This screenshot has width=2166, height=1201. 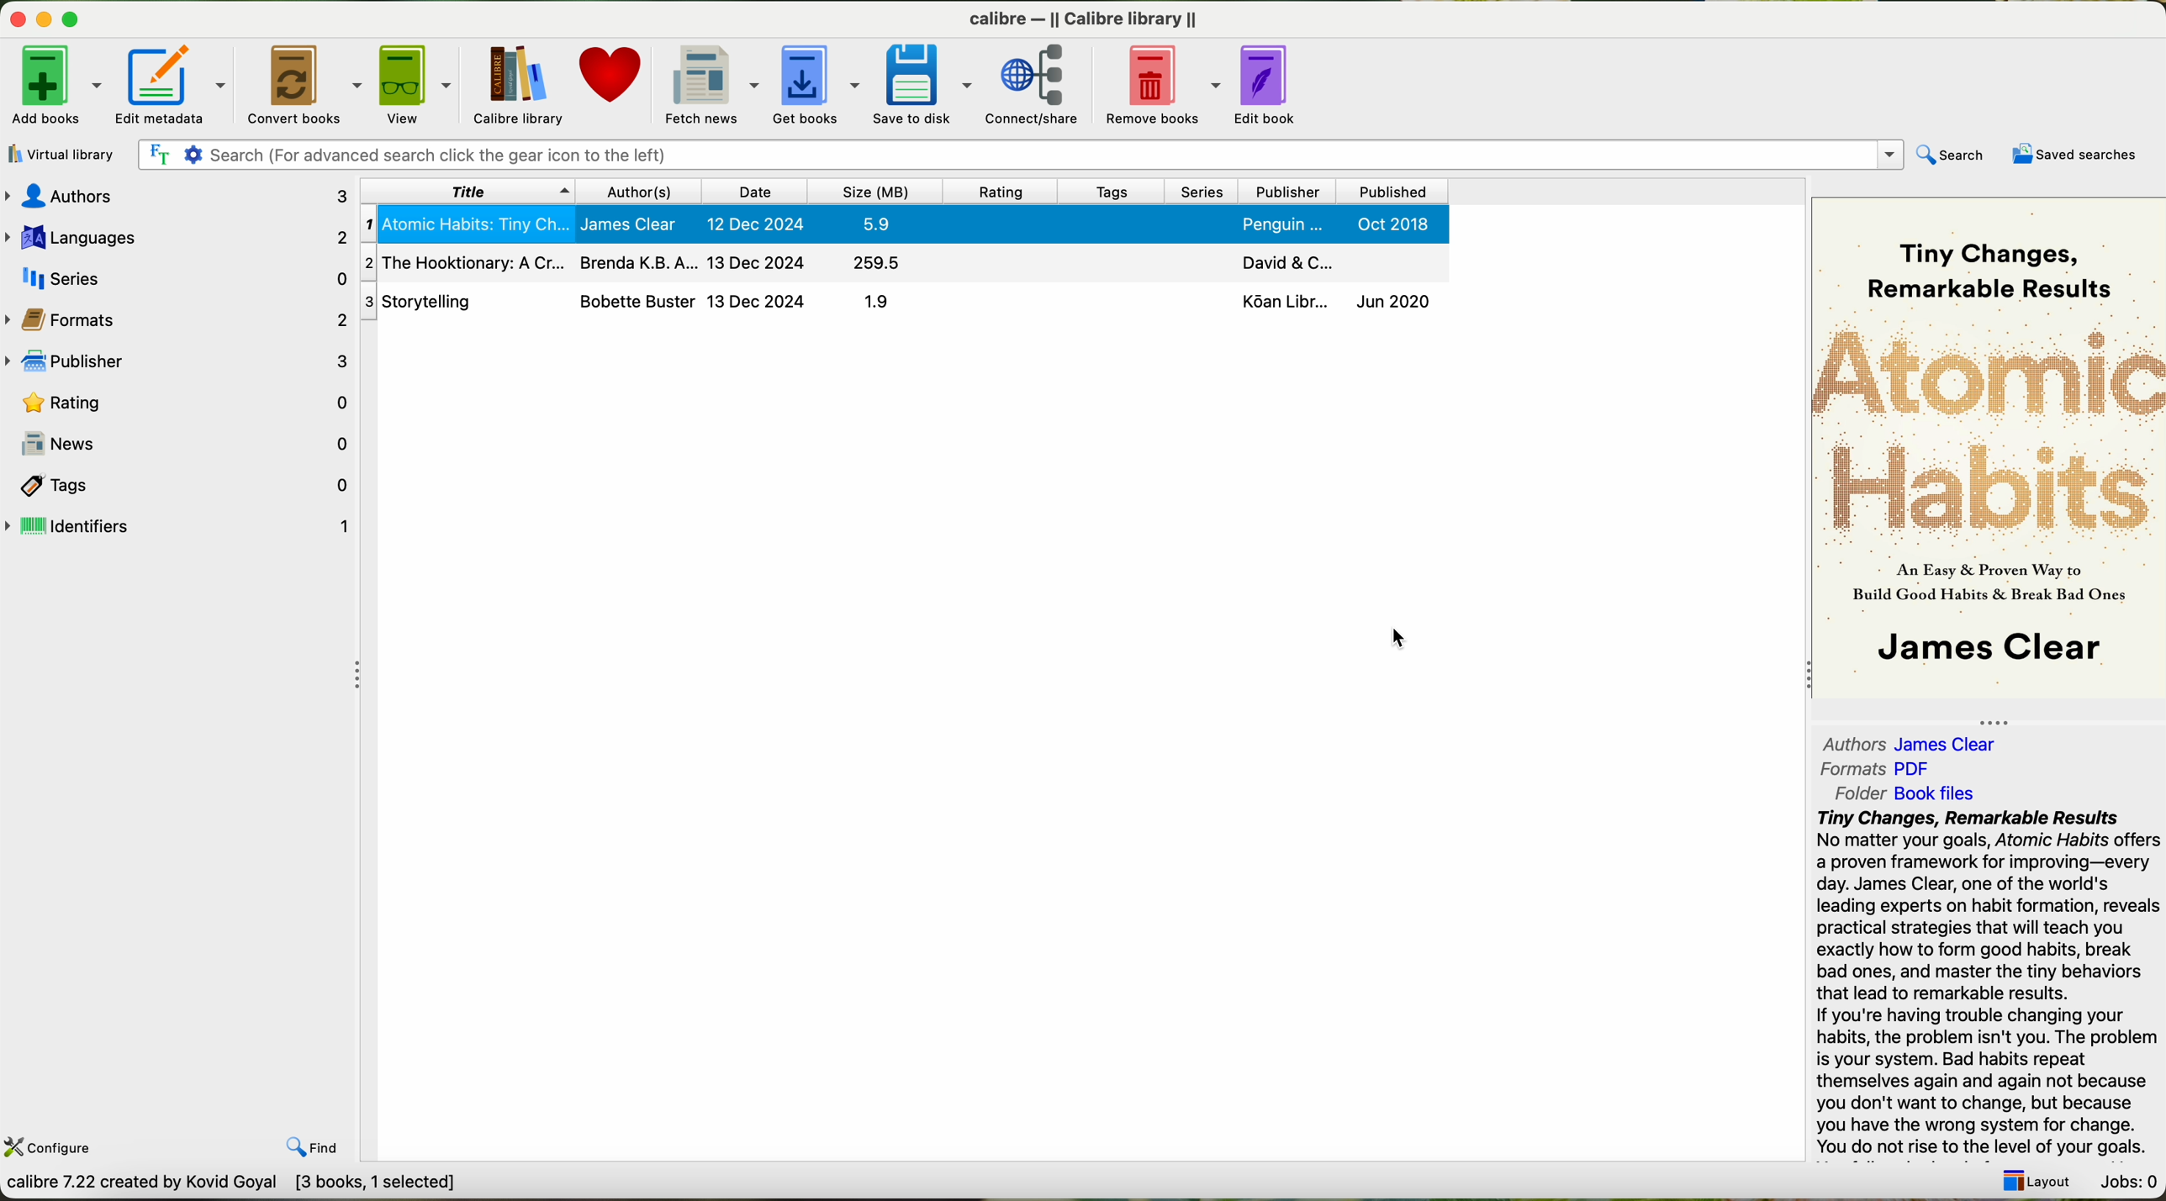 I want to click on 2| The Hooktionary: A Cr... Brenda K.B. A... 13 Dec 2024 259.5, so click(x=647, y=262).